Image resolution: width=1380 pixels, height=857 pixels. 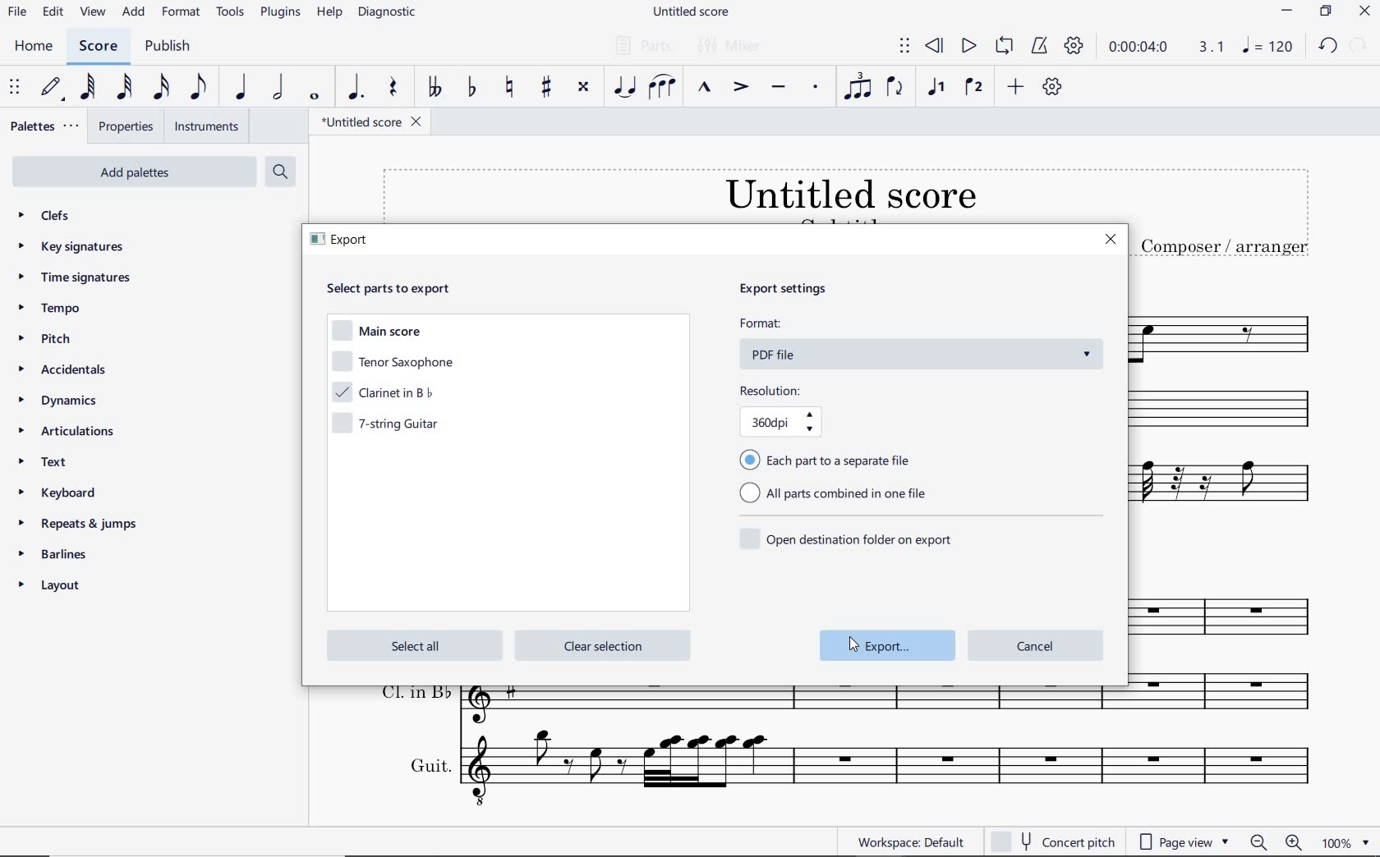 I want to click on HOME, so click(x=34, y=47).